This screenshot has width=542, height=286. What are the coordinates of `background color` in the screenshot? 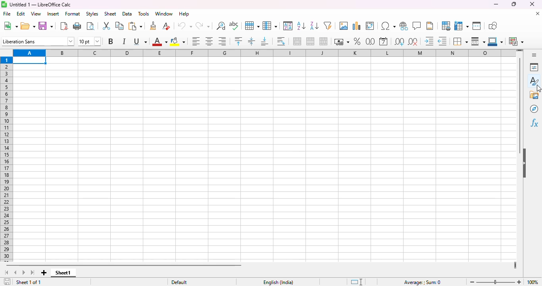 It's located at (178, 41).